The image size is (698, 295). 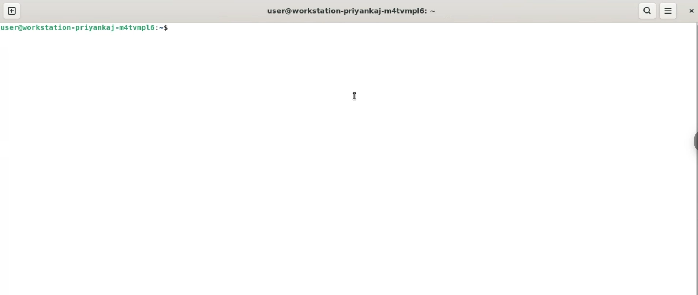 I want to click on close, so click(x=690, y=11).